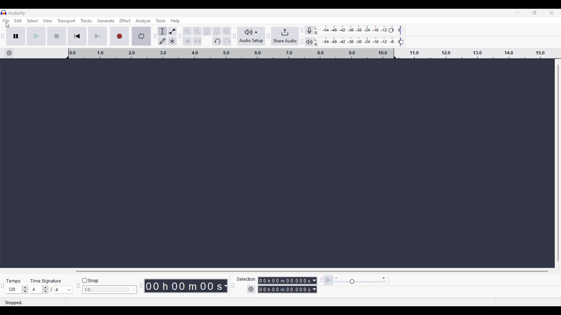 The height and width of the screenshot is (315, 561). What do you see at coordinates (98, 36) in the screenshot?
I see `Skip/Select to end` at bounding box center [98, 36].